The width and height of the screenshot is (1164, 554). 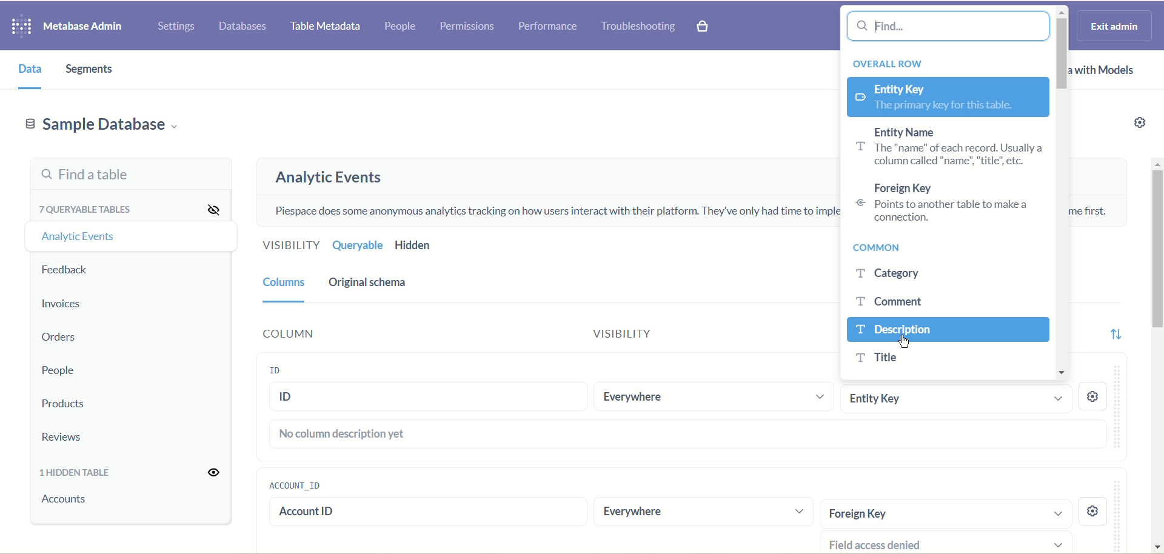 I want to click on reviews, so click(x=65, y=438).